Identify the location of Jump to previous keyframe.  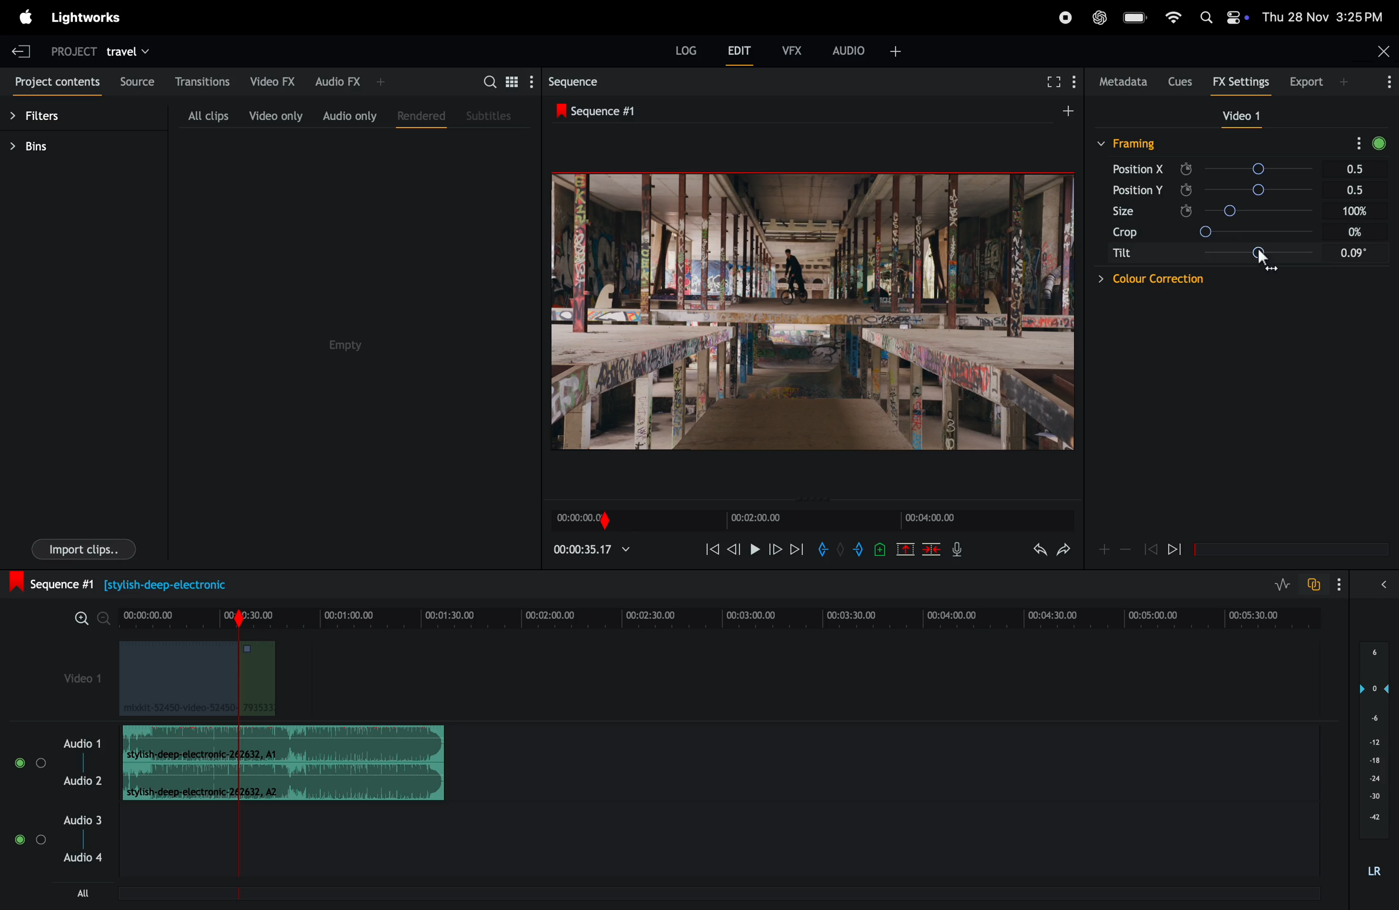
(1152, 548).